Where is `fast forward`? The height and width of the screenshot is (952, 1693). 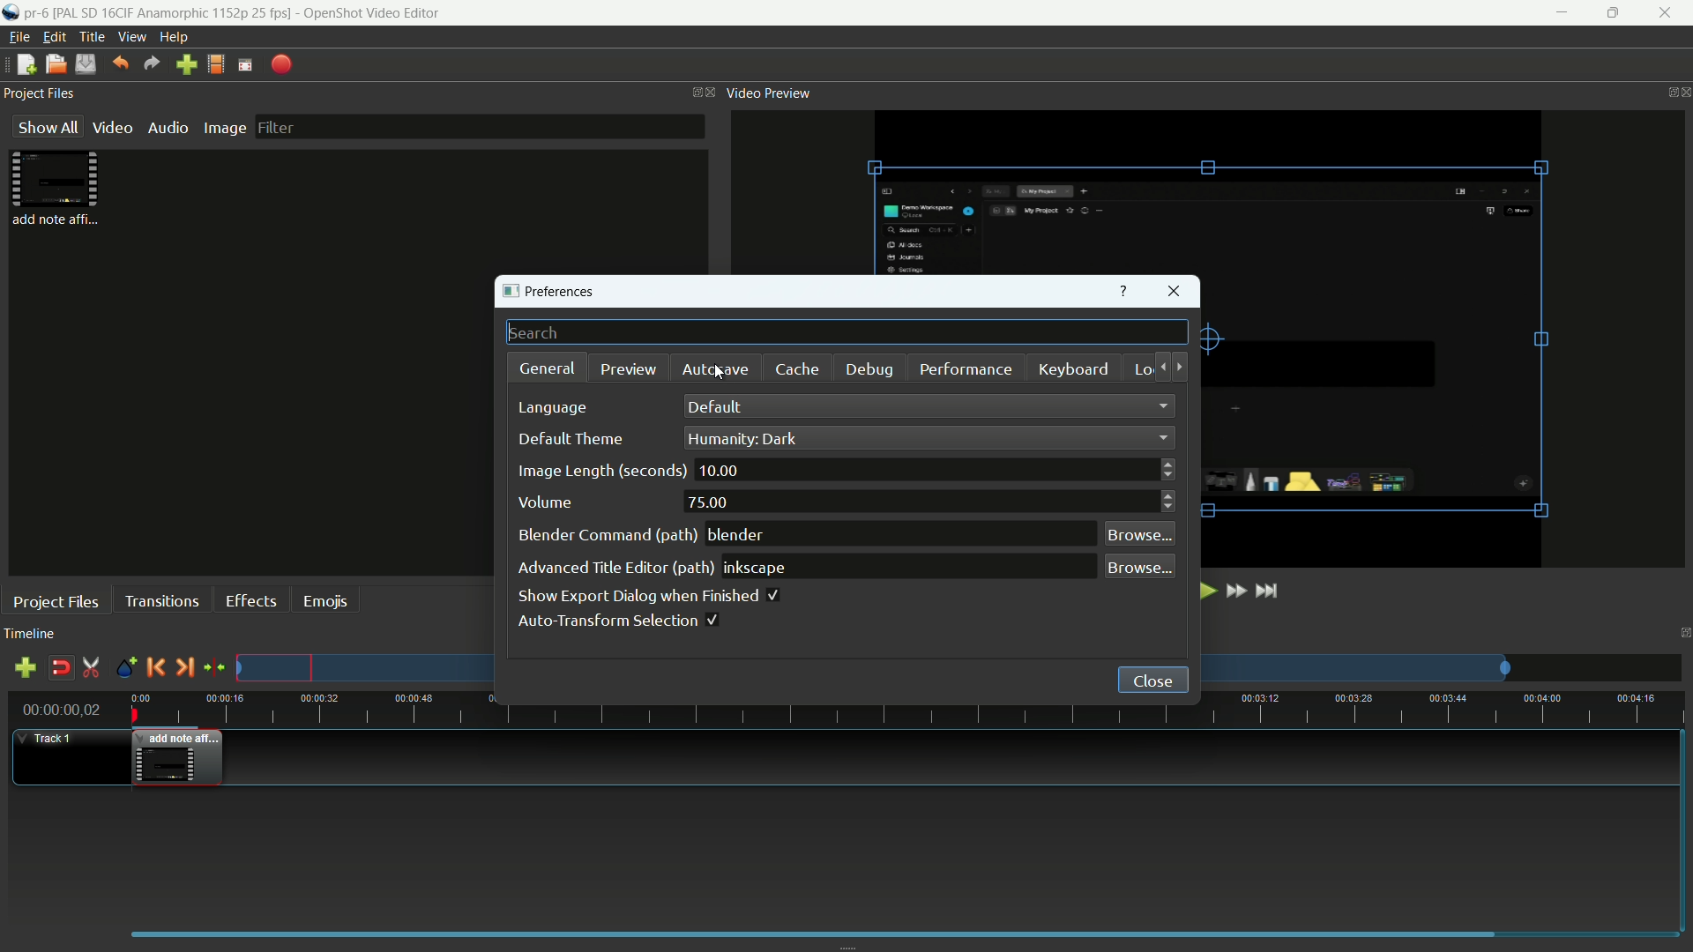 fast forward is located at coordinates (1234, 591).